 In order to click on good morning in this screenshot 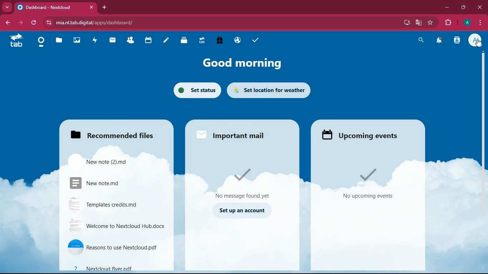, I will do `click(241, 64)`.